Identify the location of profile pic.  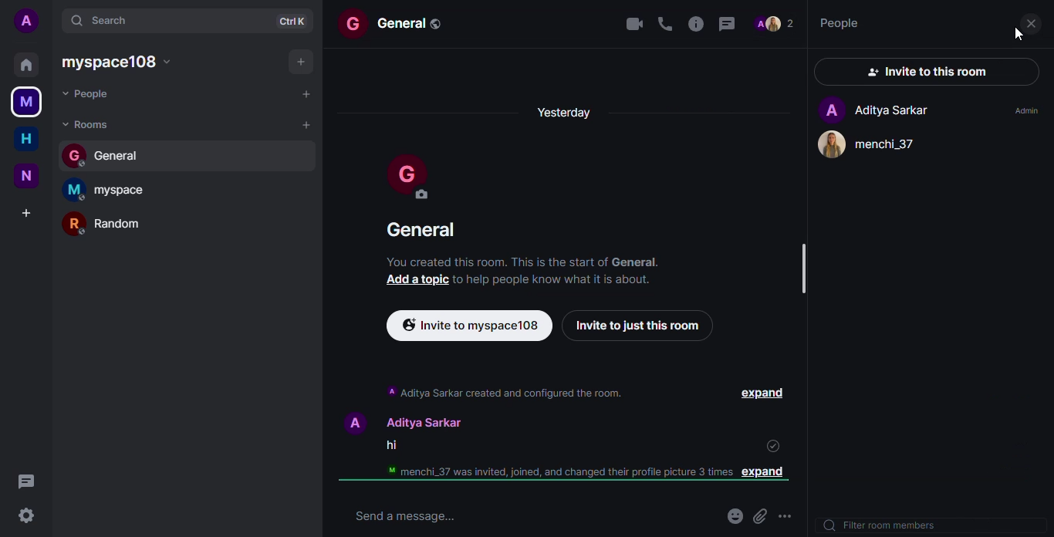
(413, 178).